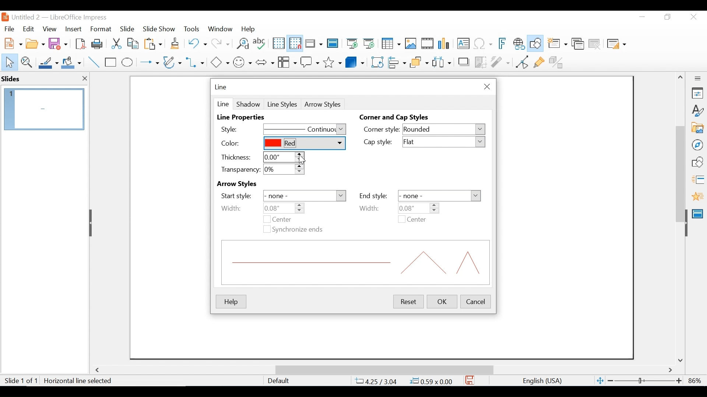  I want to click on Show Gluepoint Functions, so click(539, 61).